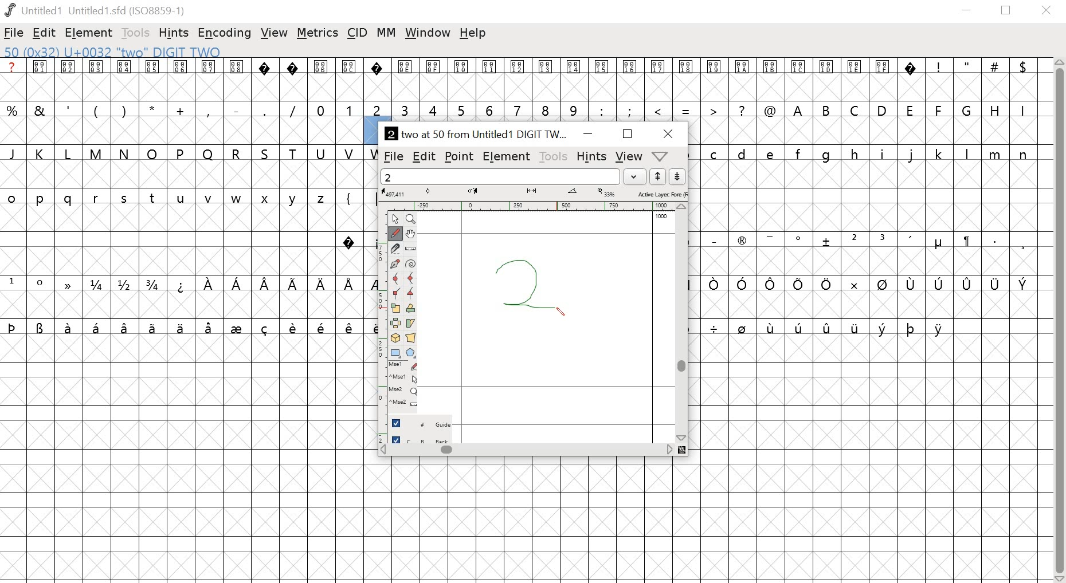 This screenshot has height=583, width=1066. I want to click on ruler, so click(382, 321).